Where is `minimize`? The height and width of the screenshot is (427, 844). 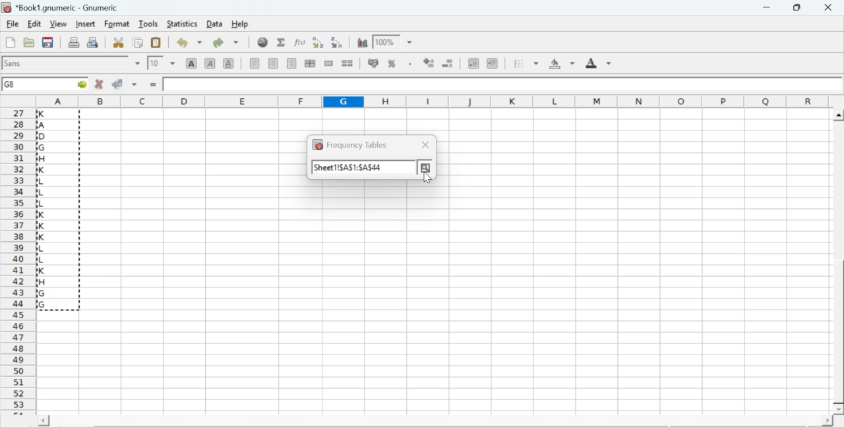 minimize is located at coordinates (768, 7).